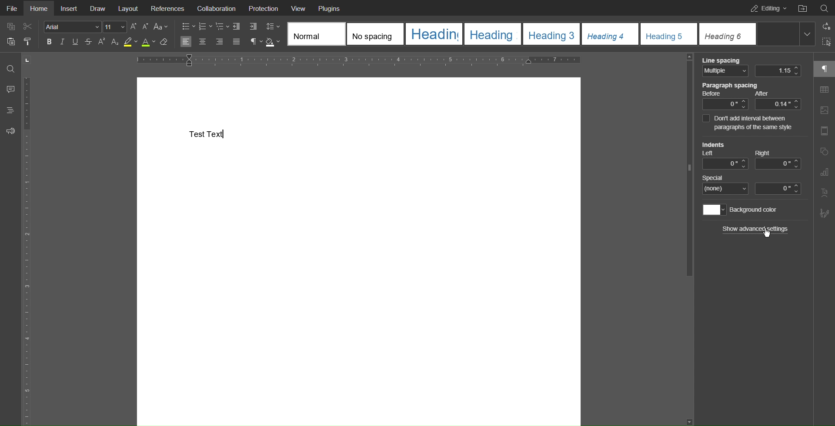 The height and width of the screenshot is (426, 835). What do you see at coordinates (168, 8) in the screenshot?
I see `References` at bounding box center [168, 8].